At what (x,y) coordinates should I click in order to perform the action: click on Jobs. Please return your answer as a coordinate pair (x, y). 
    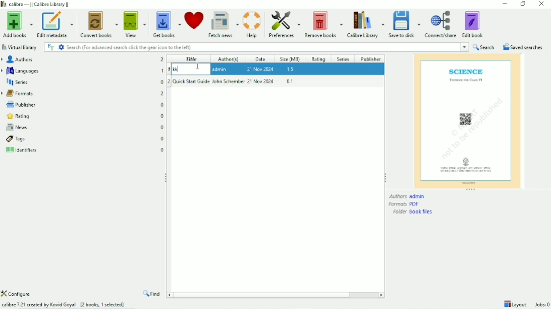
    Looking at the image, I should click on (542, 304).